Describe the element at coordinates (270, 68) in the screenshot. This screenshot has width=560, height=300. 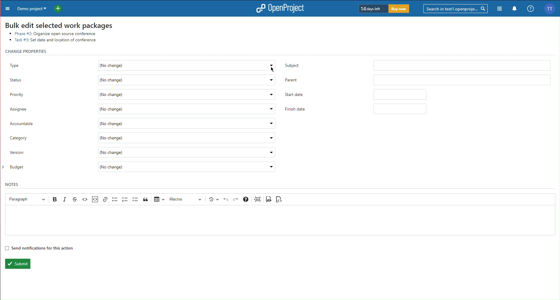
I see `cursor` at that location.